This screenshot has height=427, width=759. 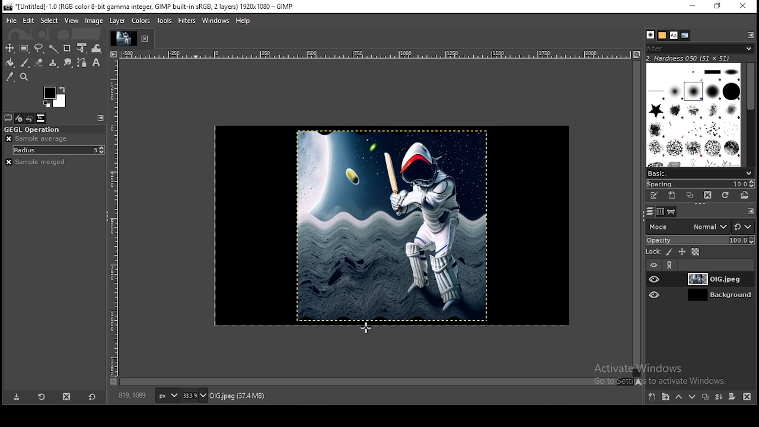 I want to click on create a new brush, so click(x=672, y=196).